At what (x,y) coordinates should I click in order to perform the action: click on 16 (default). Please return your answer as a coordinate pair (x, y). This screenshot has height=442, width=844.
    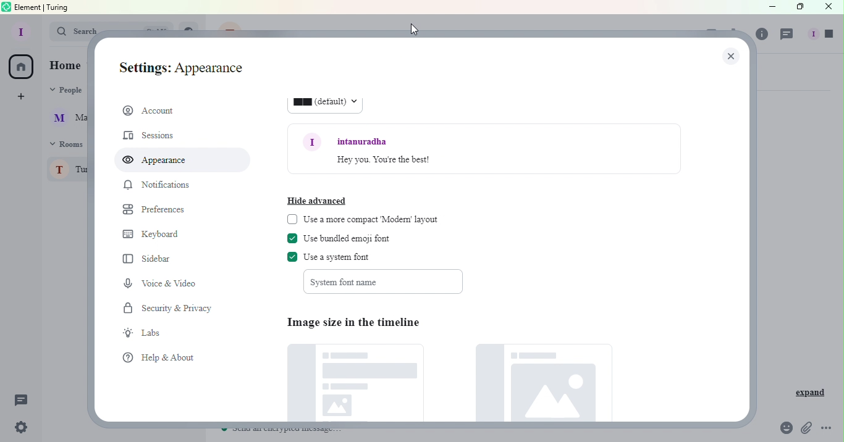
    Looking at the image, I should click on (323, 102).